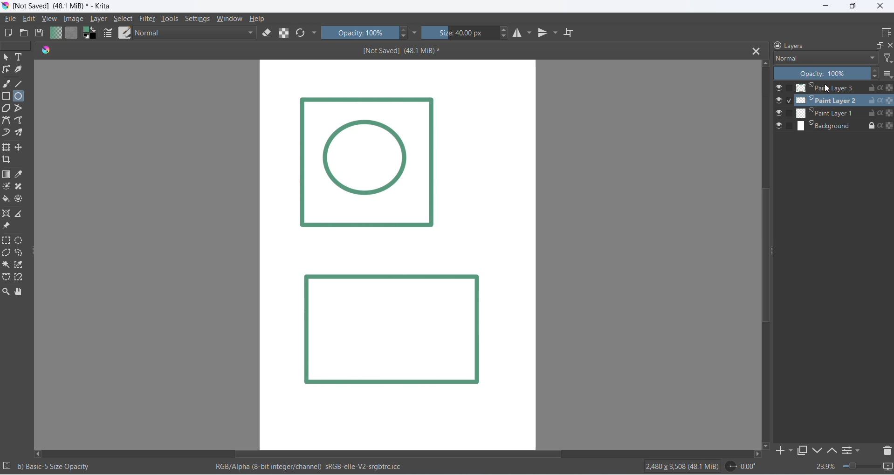 This screenshot has height=475, width=894. I want to click on preserve alpha, so click(886, 125).